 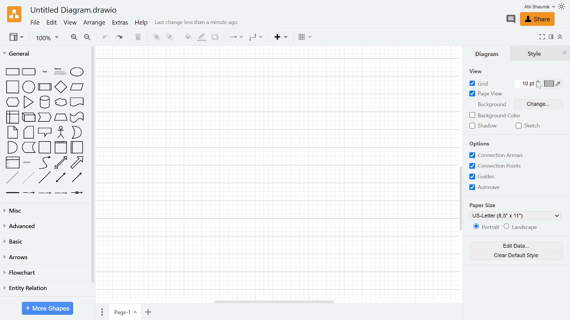 What do you see at coordinates (121, 23) in the screenshot?
I see `Extras` at bounding box center [121, 23].